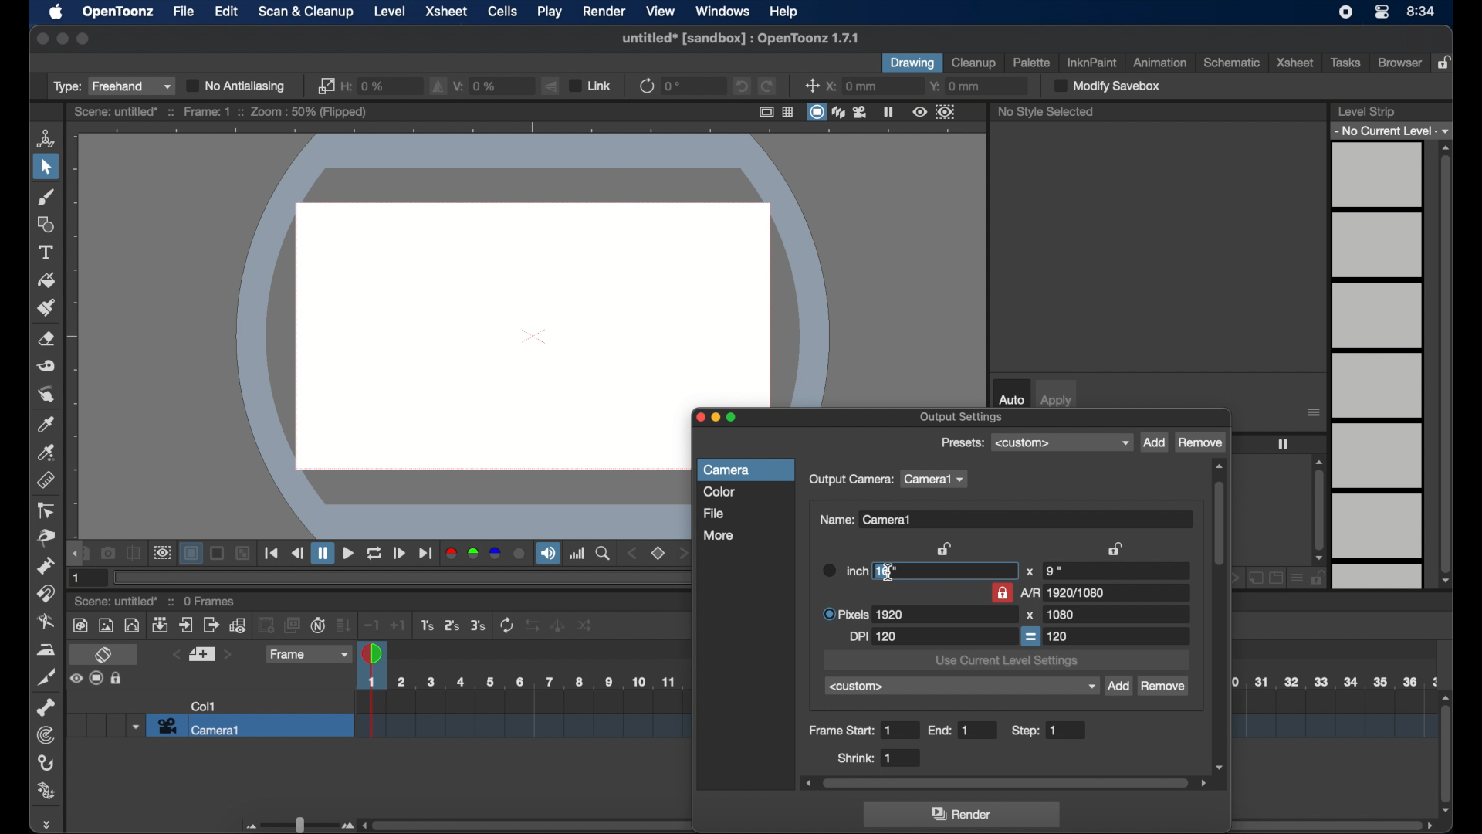 This screenshot has height=834, width=1482. Describe the element at coordinates (390, 12) in the screenshot. I see `level` at that location.